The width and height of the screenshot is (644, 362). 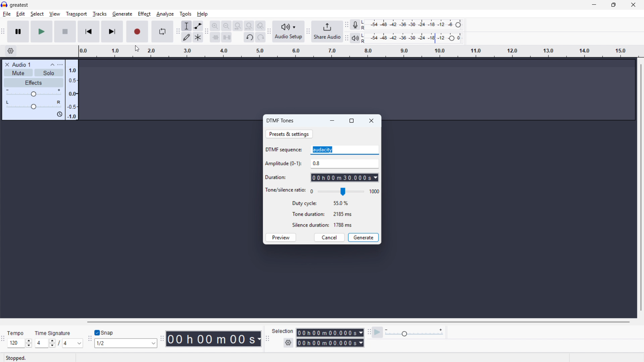 I want to click on Snapping toolbar , so click(x=89, y=340).